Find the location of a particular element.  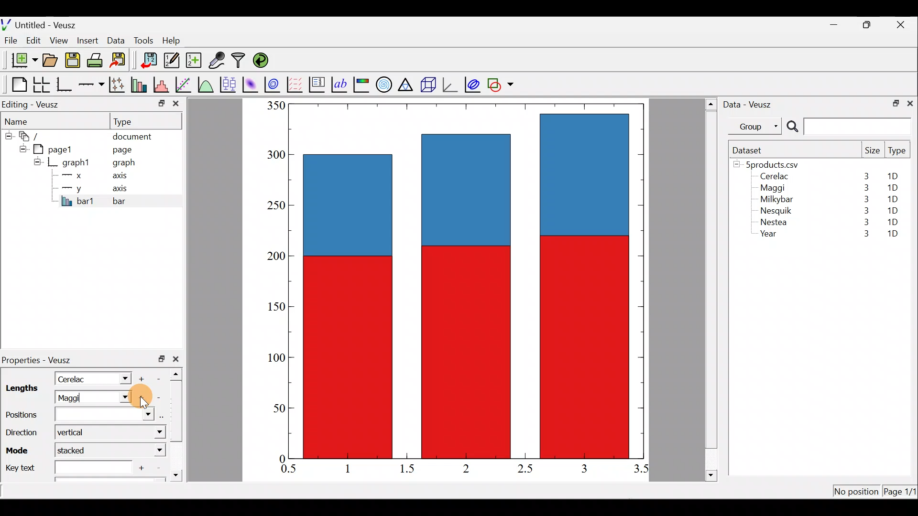

close is located at coordinates (910, 103).